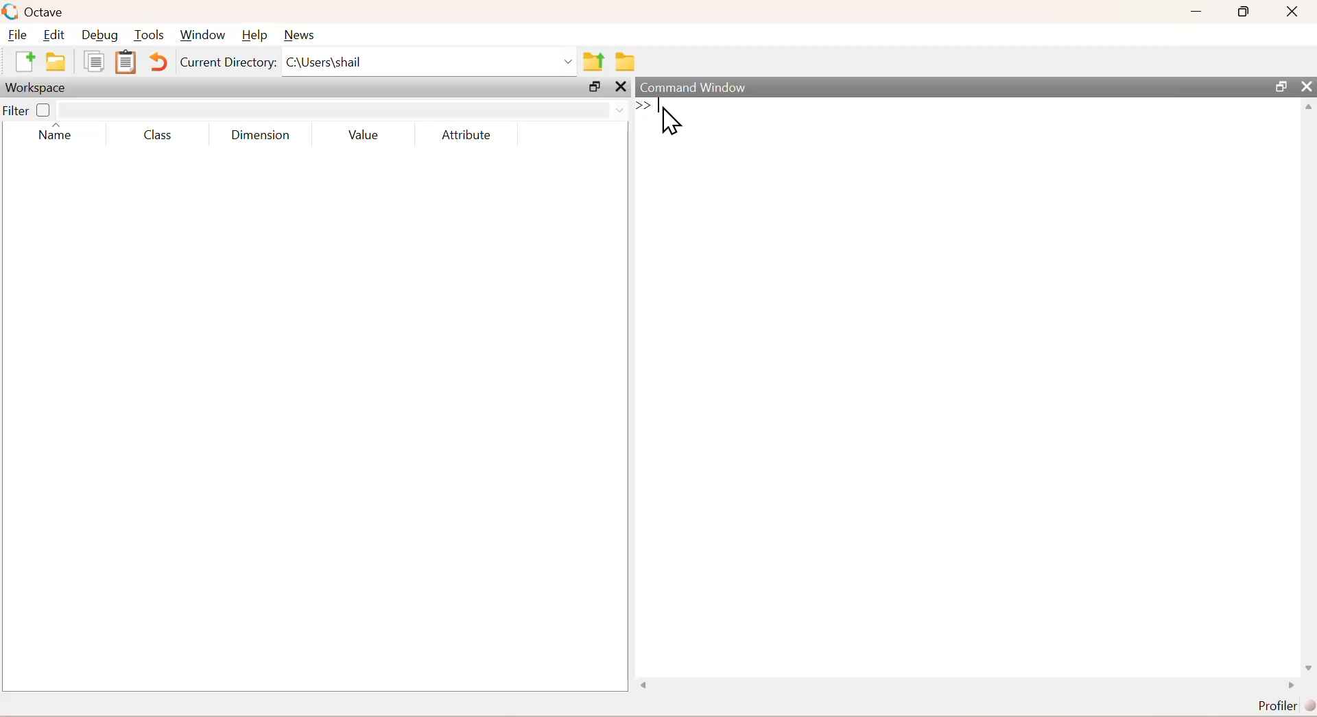 Image resolution: width=1317 pixels, height=717 pixels. Describe the element at coordinates (204, 33) in the screenshot. I see `Window` at that location.